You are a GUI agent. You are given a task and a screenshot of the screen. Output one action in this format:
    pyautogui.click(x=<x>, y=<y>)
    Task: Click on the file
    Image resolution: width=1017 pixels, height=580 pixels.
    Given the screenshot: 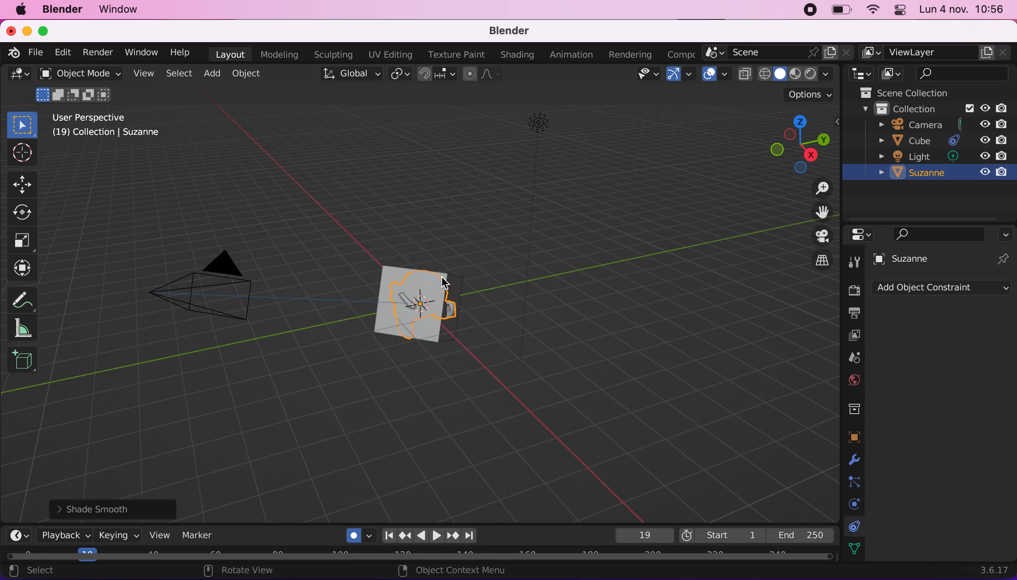 What is the action you would take?
    pyautogui.click(x=37, y=53)
    